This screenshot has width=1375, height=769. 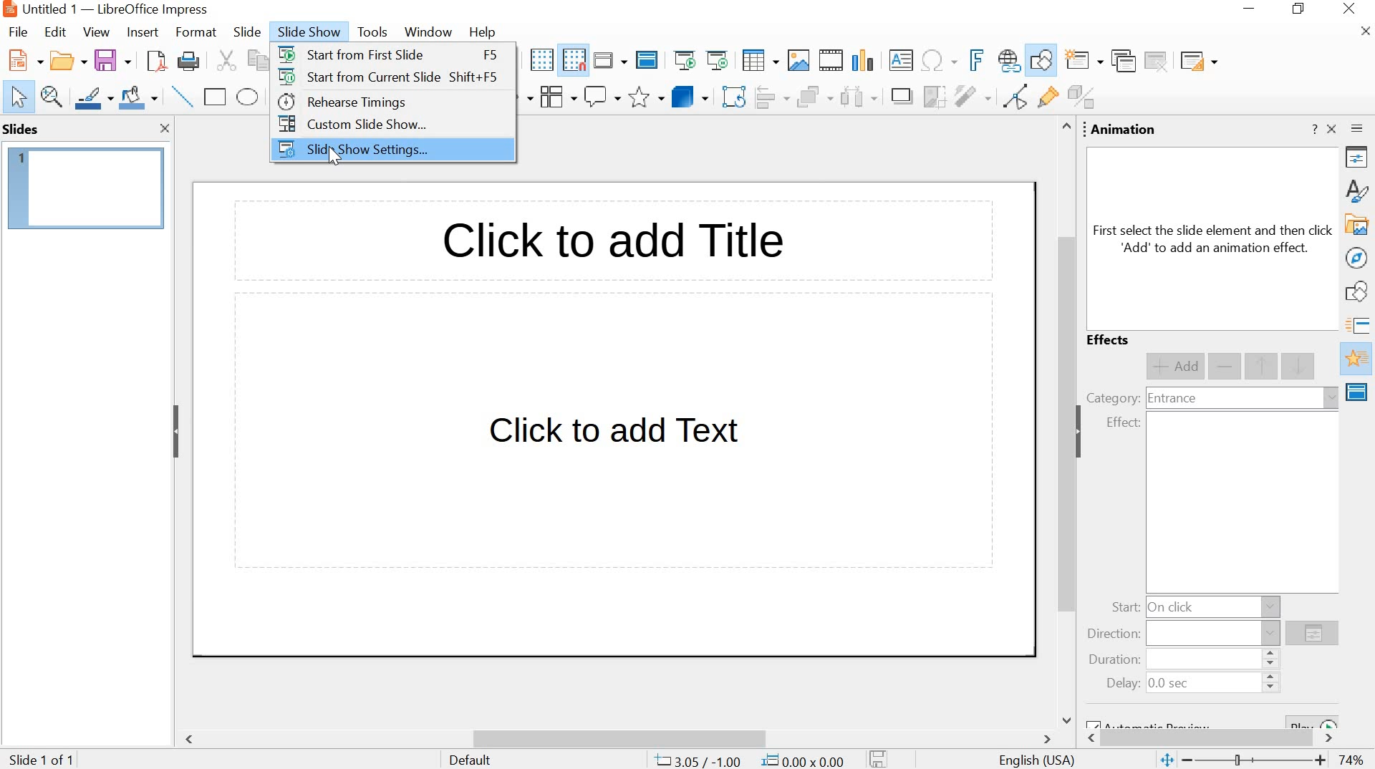 I want to click on insert menu, so click(x=141, y=32).